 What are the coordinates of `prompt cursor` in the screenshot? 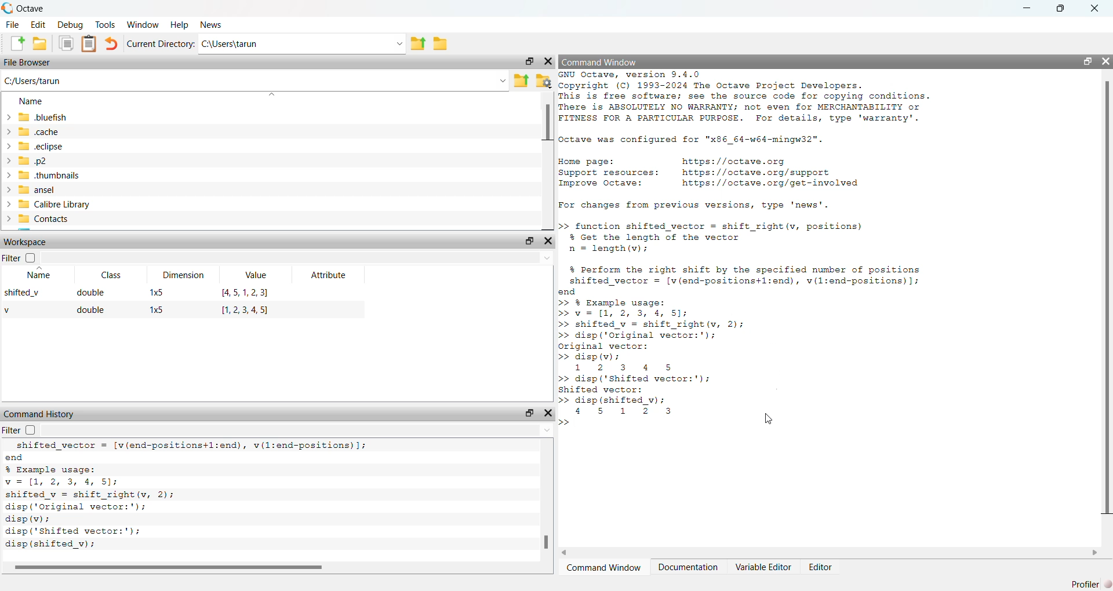 It's located at (566, 423).